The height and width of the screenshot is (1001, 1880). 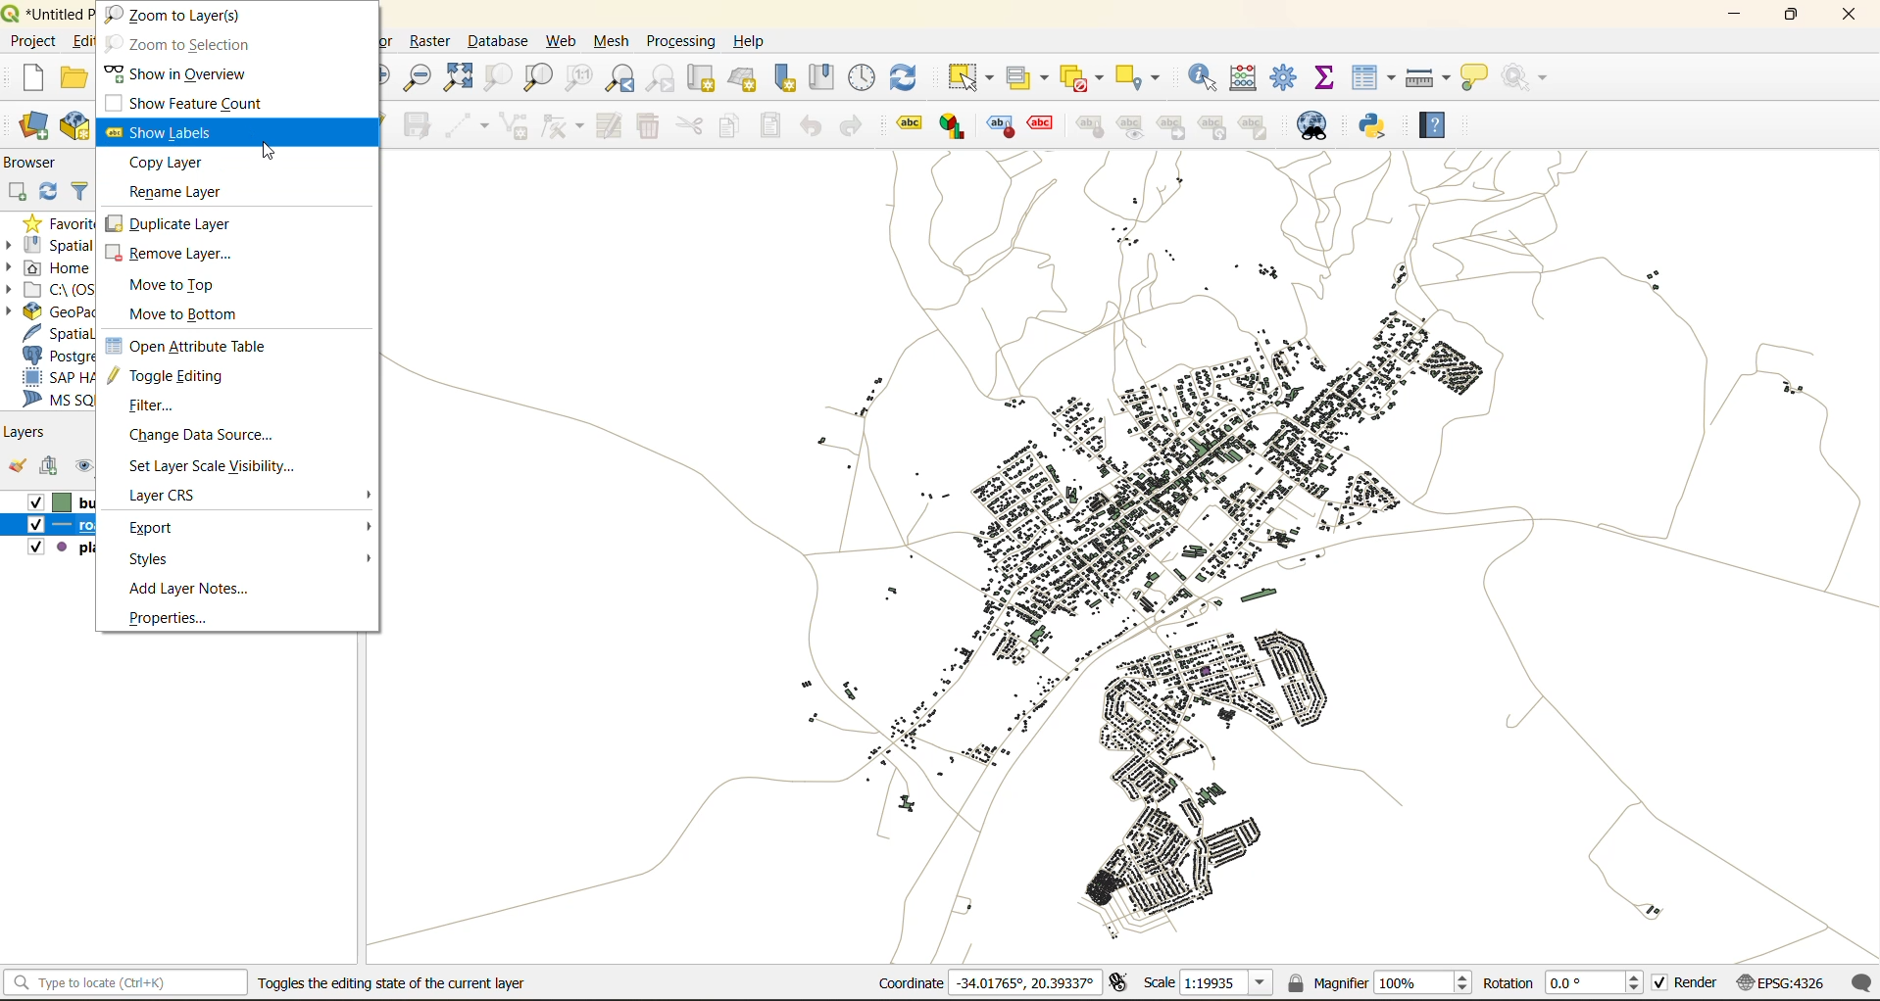 What do you see at coordinates (1256, 124) in the screenshot?
I see `change label properties` at bounding box center [1256, 124].